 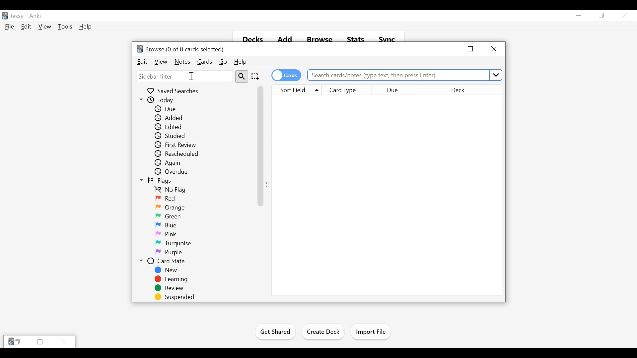 I want to click on Card Type, so click(x=348, y=90).